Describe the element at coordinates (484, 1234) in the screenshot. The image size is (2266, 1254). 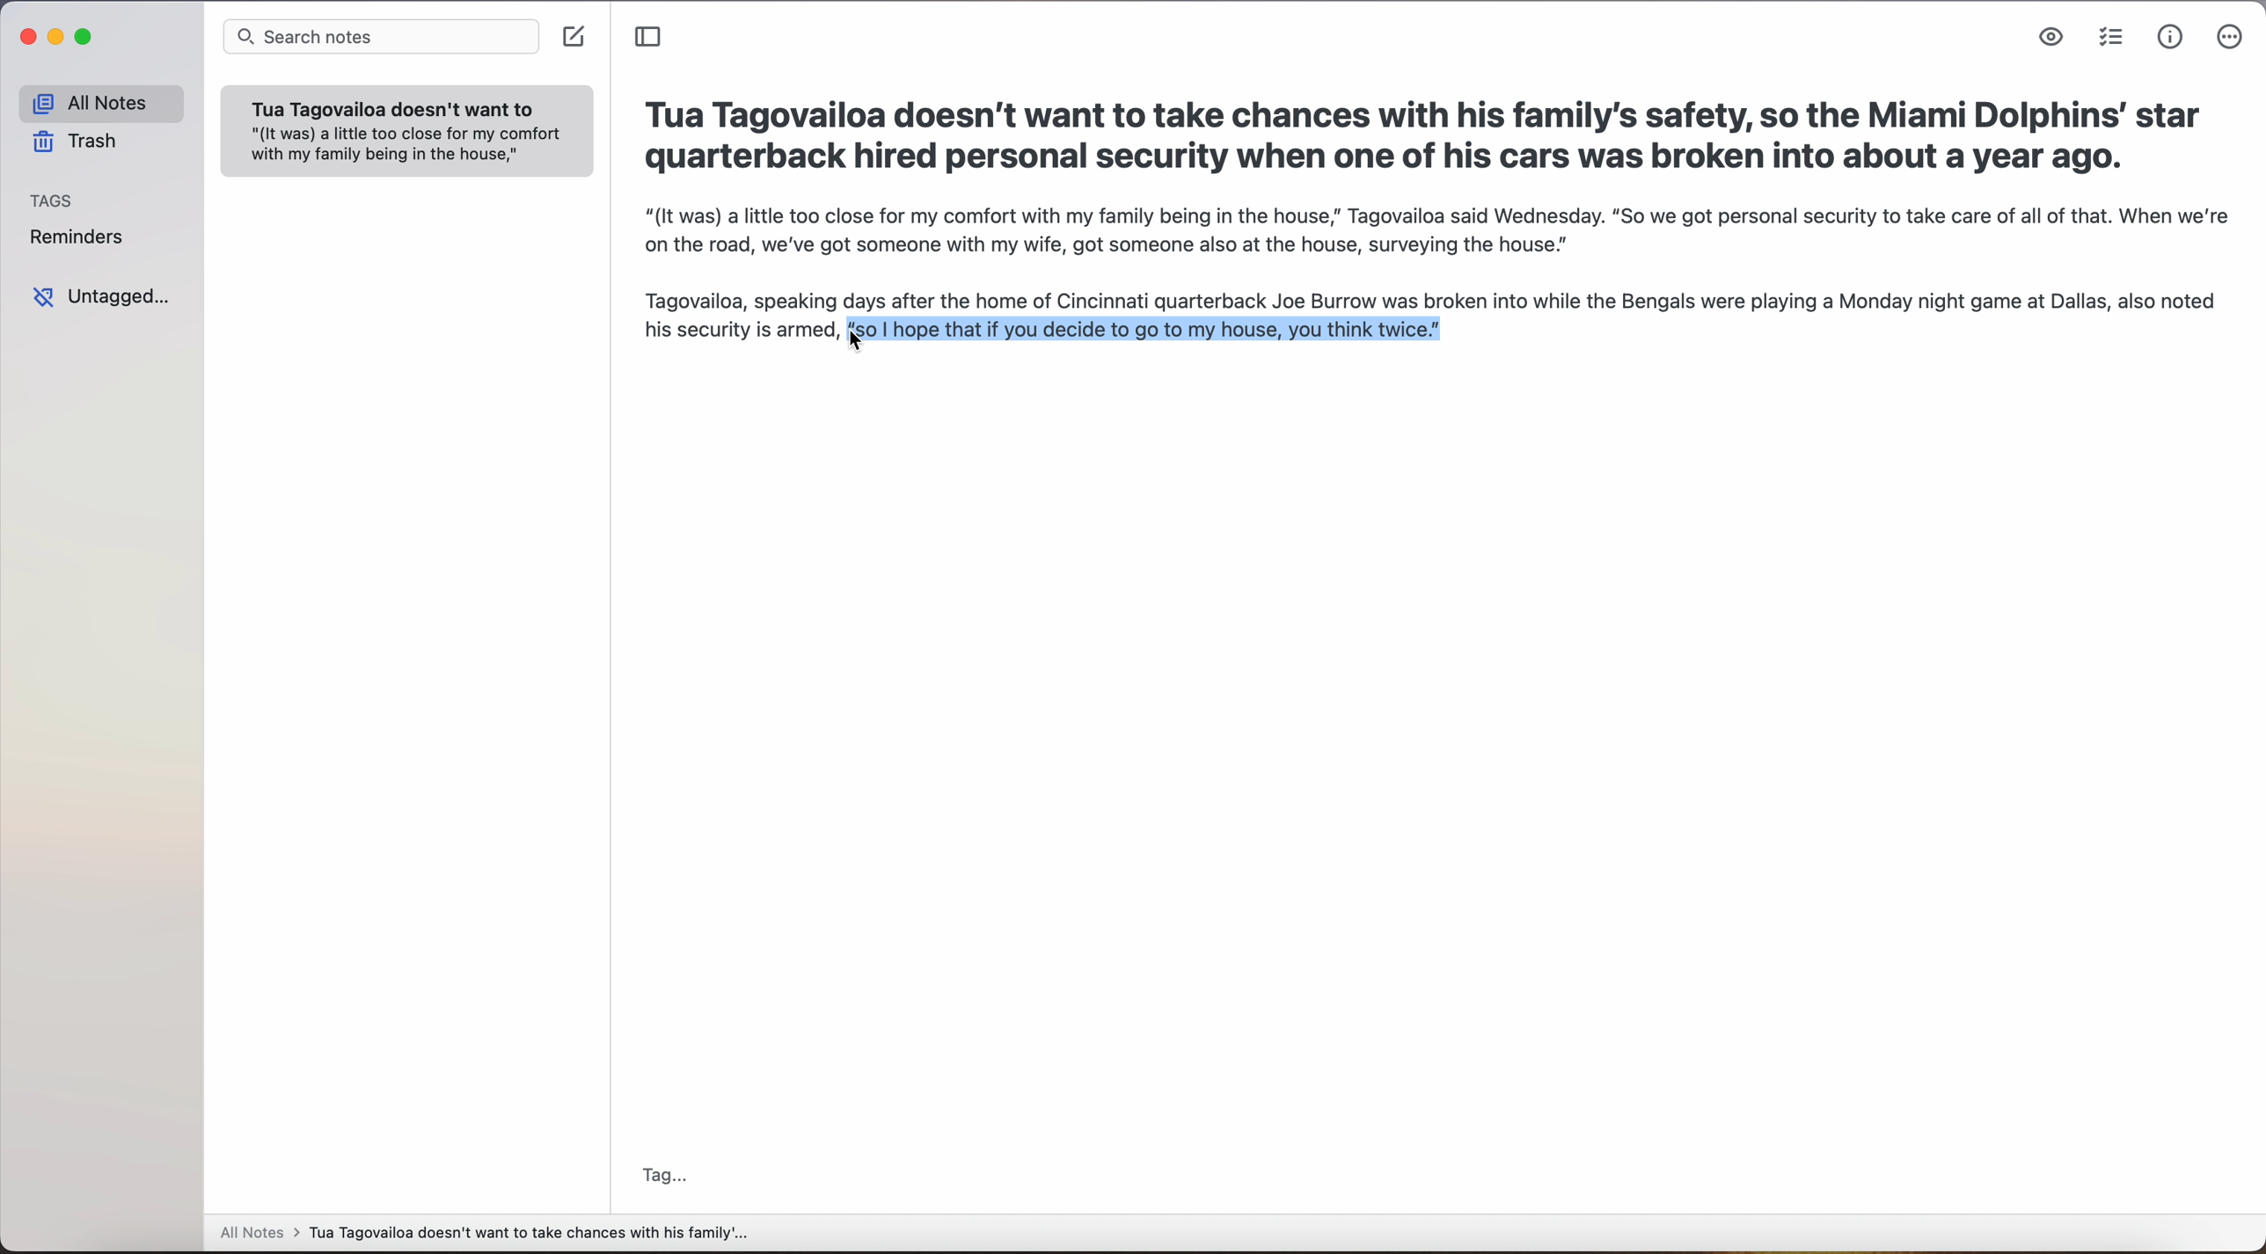
I see `all notes > Tua Tagovailoa doesn't want to take chances with his family'...` at that location.